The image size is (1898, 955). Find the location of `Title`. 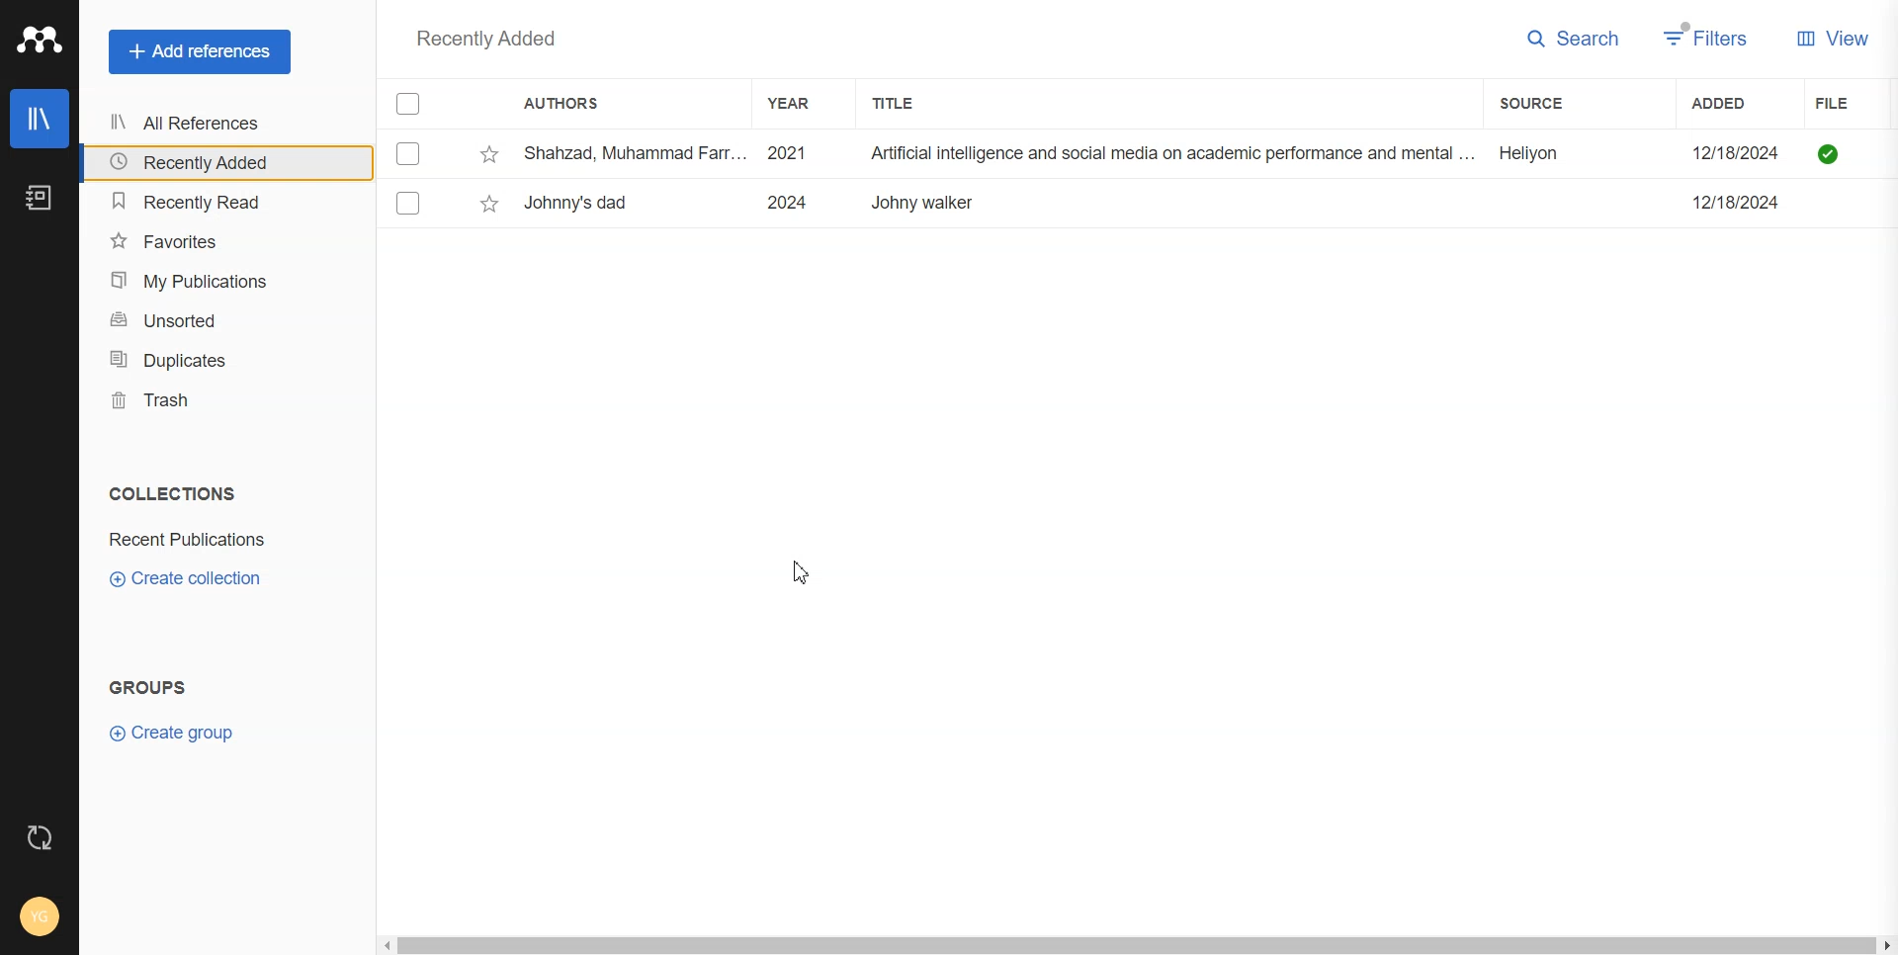

Title is located at coordinates (910, 103).